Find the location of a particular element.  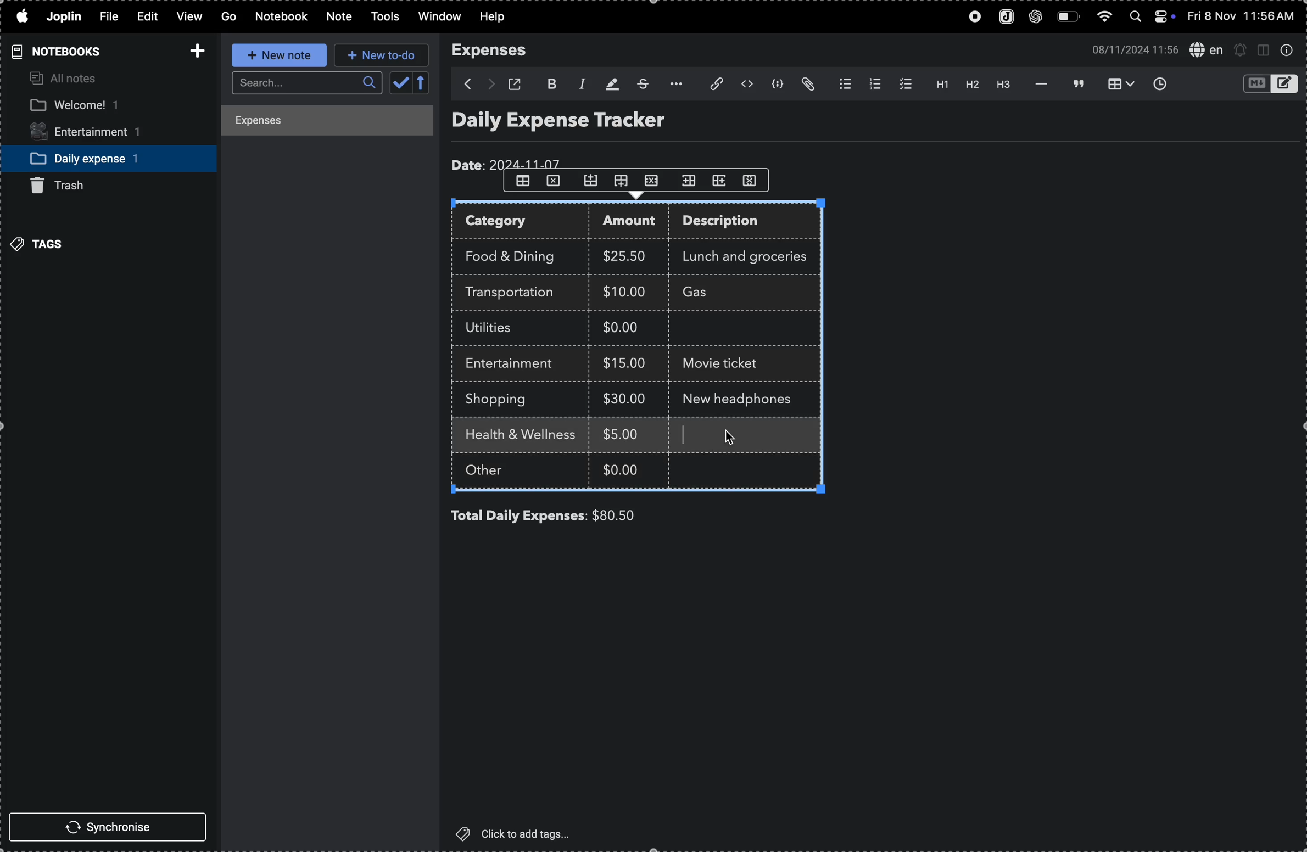

edit is located at coordinates (142, 15).